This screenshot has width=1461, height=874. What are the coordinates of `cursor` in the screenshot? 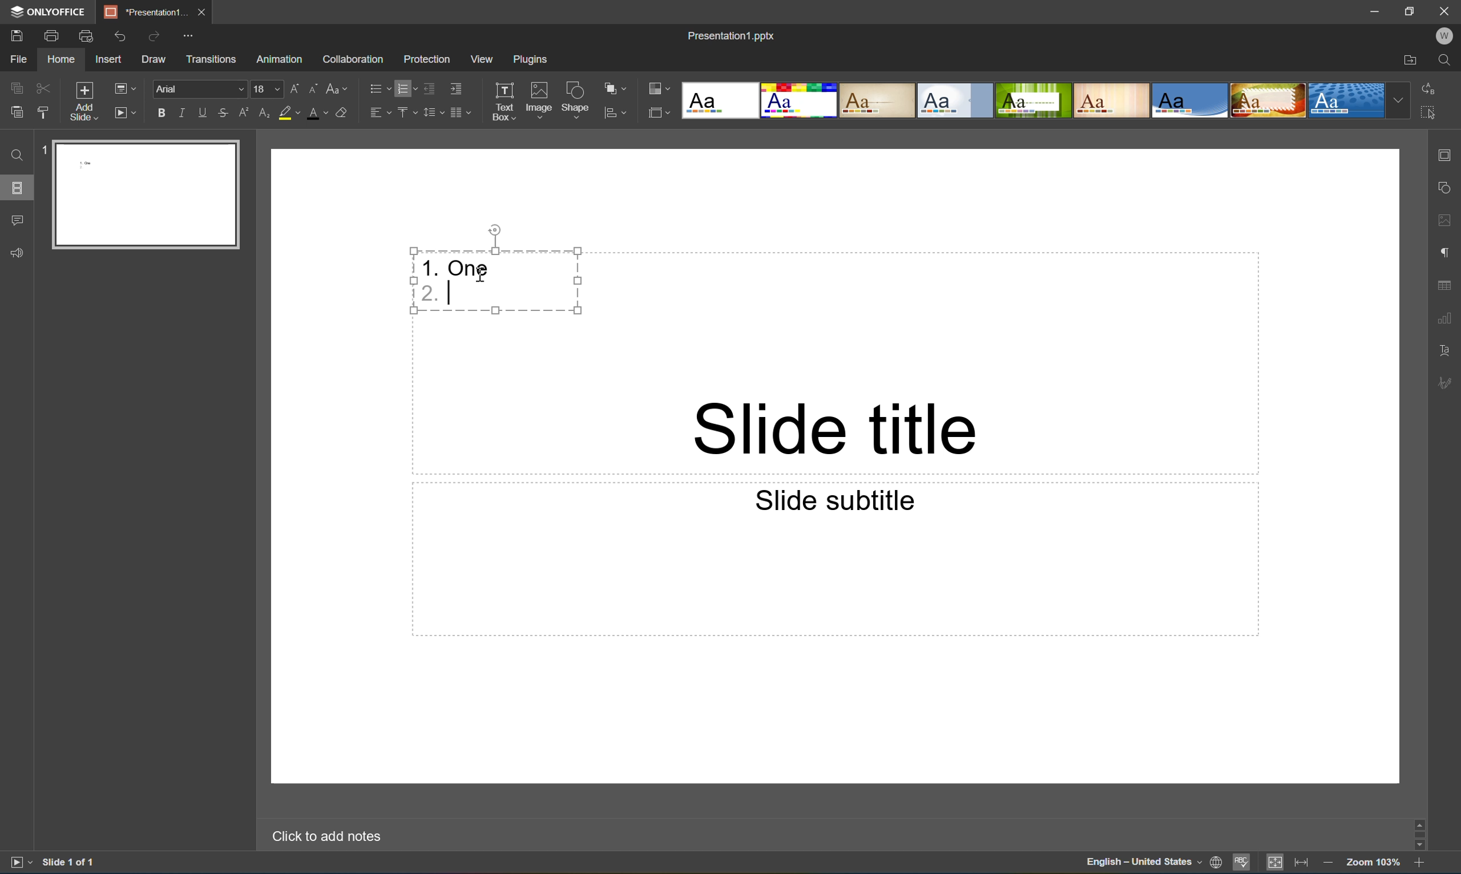 It's located at (481, 277).